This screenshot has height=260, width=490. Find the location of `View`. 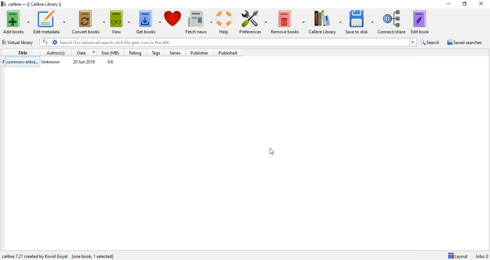

View is located at coordinates (119, 20).